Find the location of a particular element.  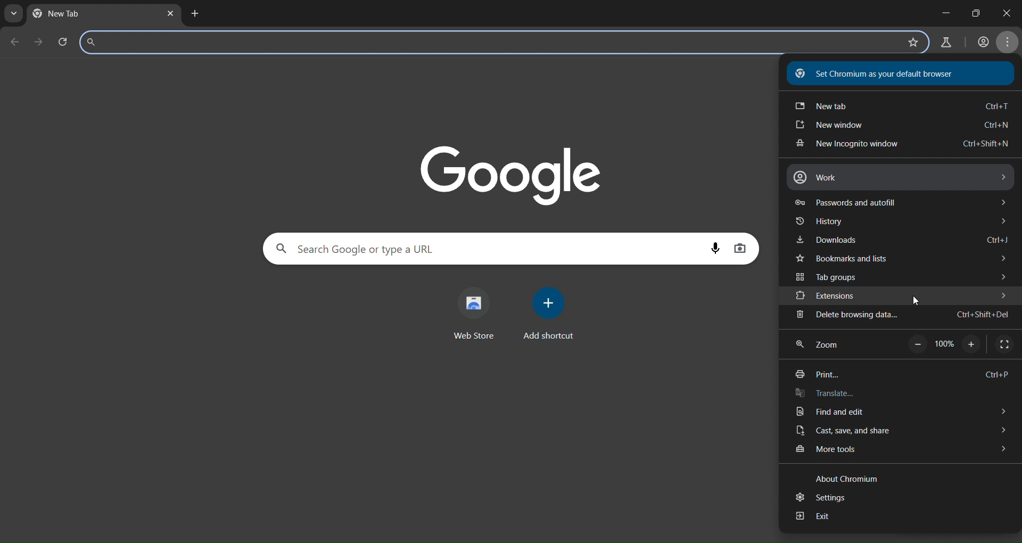

voice search is located at coordinates (716, 249).